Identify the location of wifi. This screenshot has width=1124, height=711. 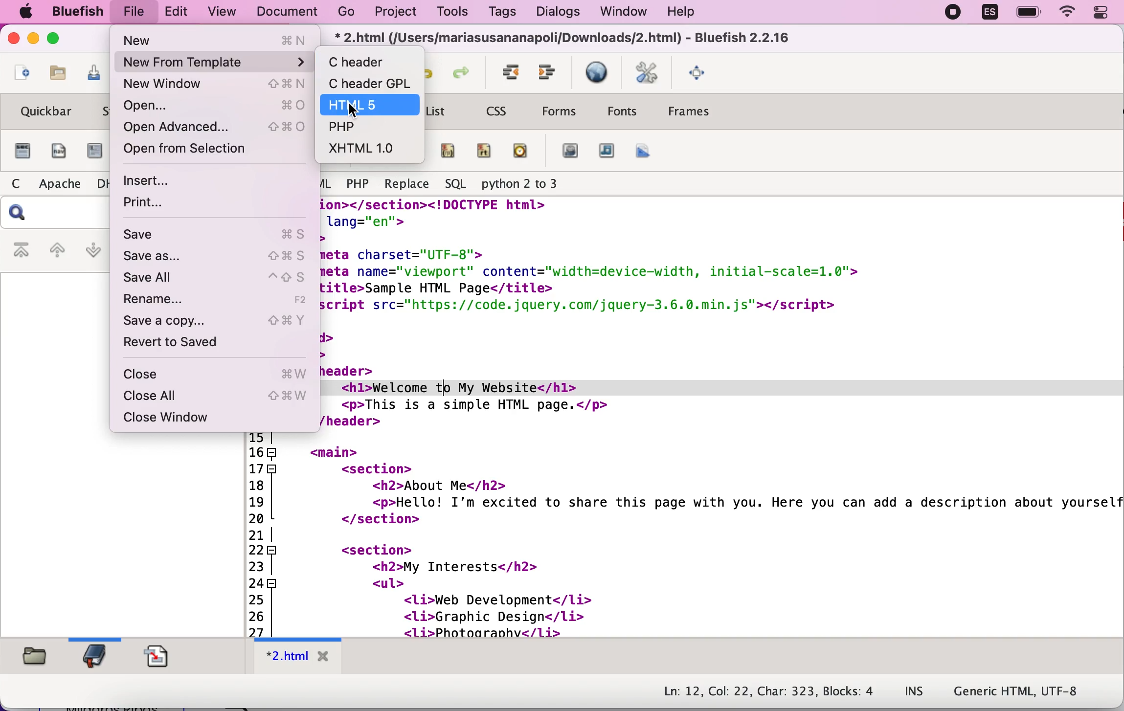
(1069, 14).